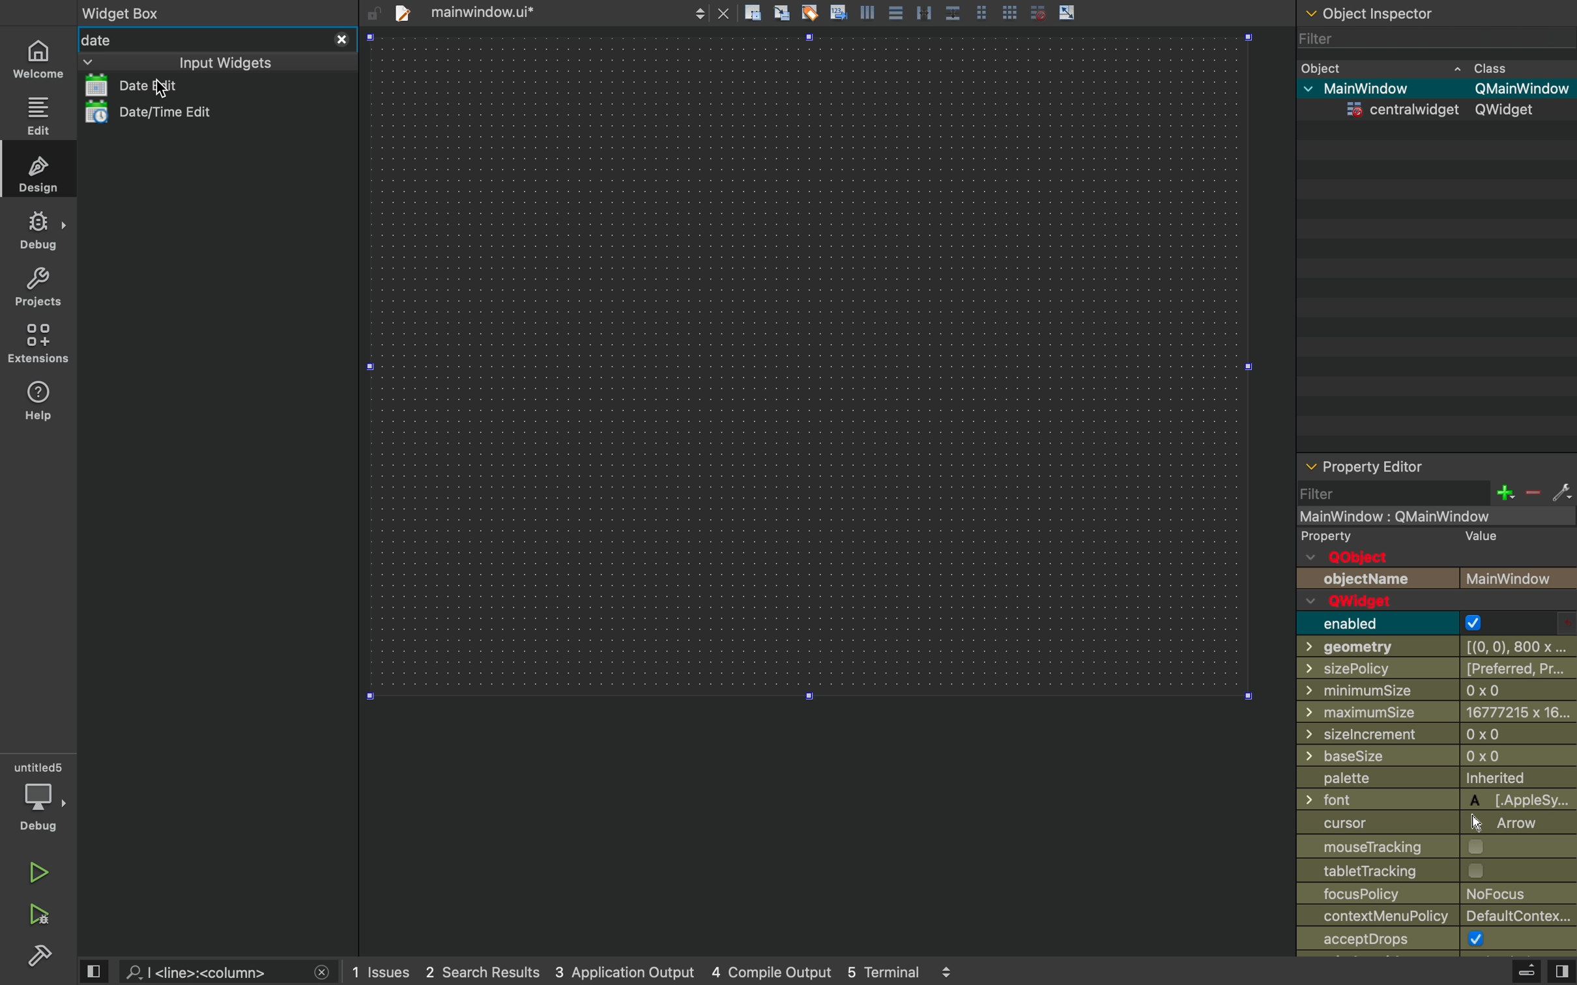  What do you see at coordinates (1436, 713) in the screenshot?
I see `maximumsize` at bounding box center [1436, 713].